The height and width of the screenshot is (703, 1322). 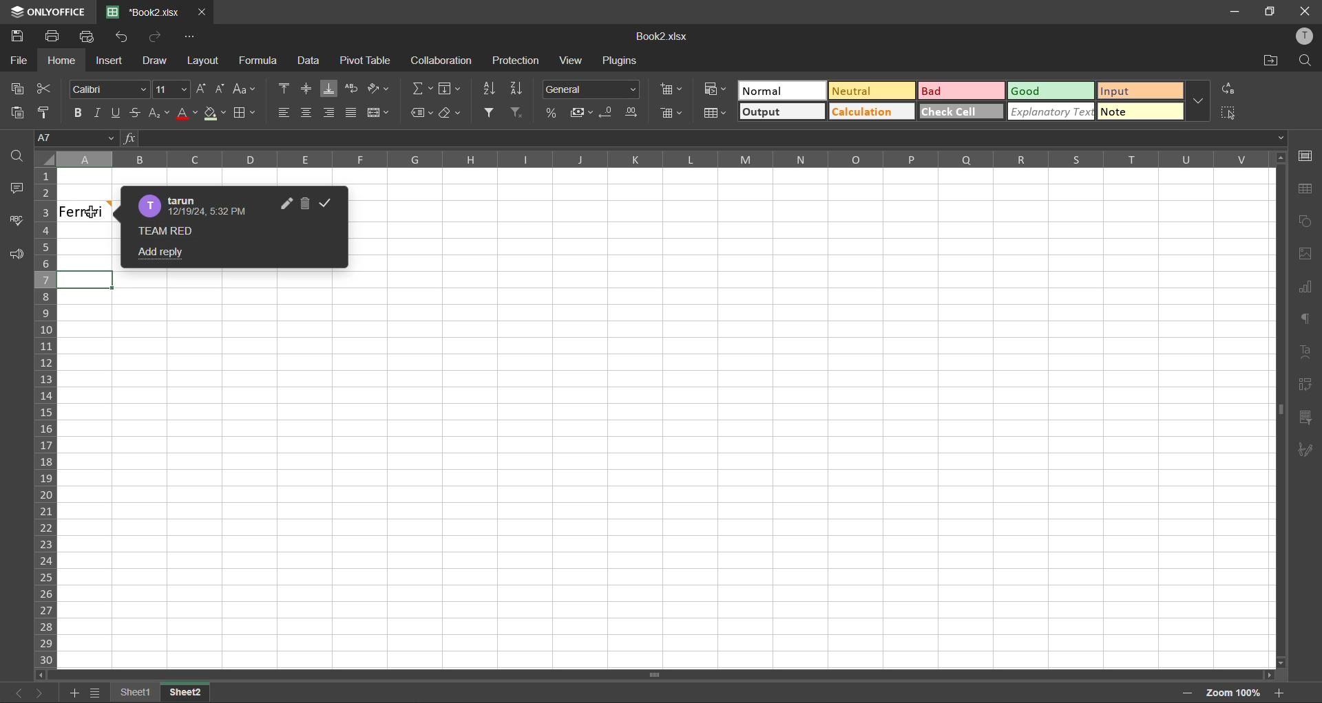 I want to click on fontcolor, so click(x=187, y=115).